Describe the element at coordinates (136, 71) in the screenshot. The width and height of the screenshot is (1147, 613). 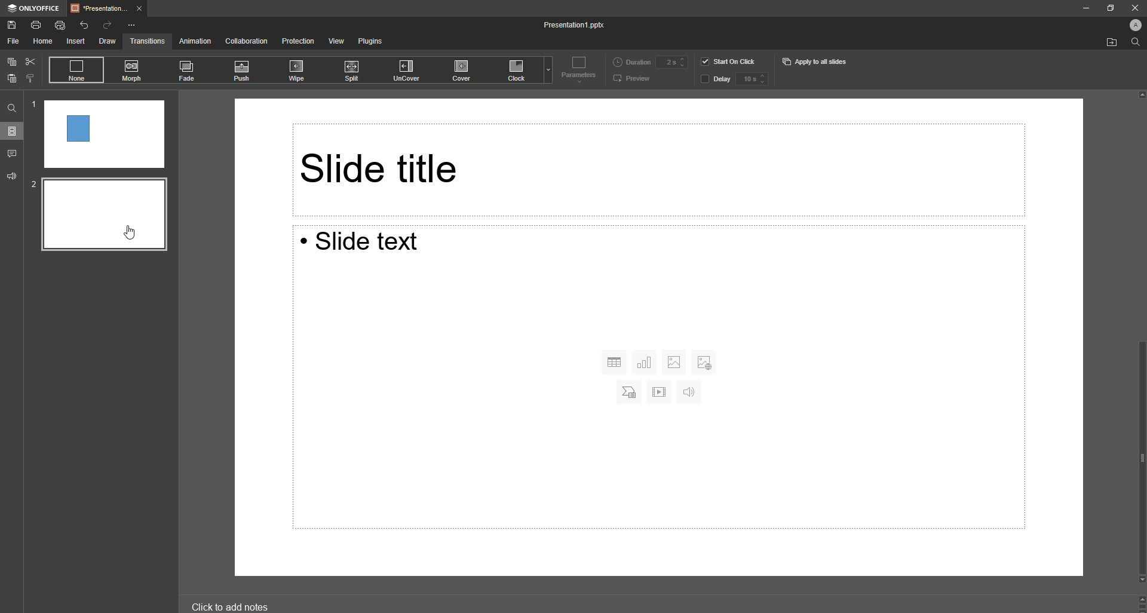
I see `Morph` at that location.